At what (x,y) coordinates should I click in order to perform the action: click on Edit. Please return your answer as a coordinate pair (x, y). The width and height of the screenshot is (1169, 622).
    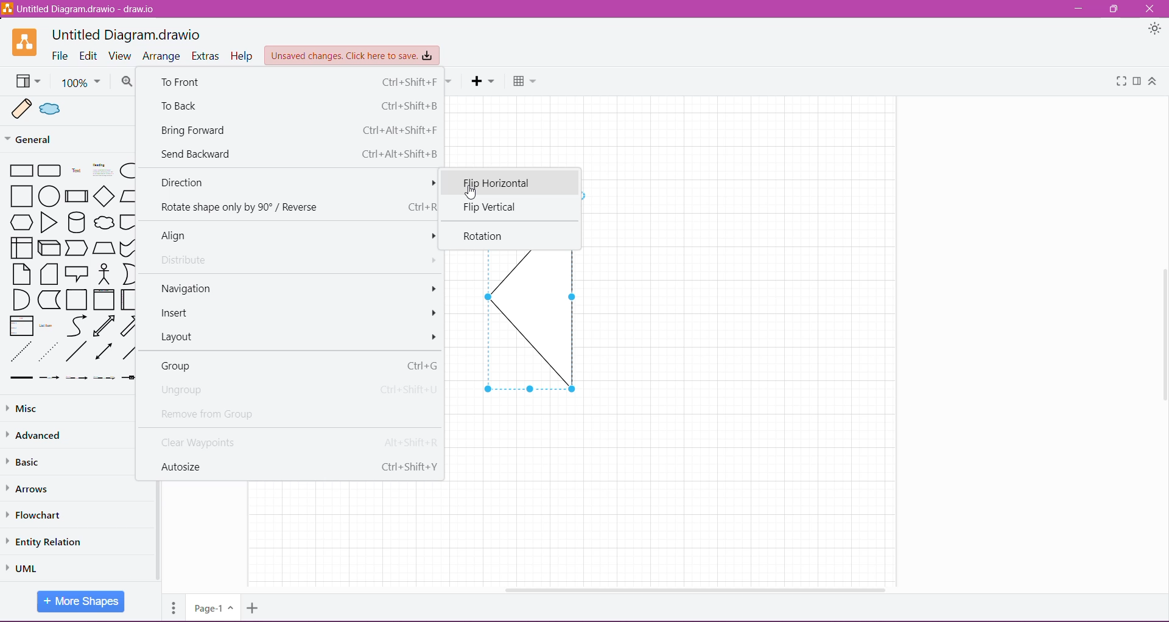
    Looking at the image, I should click on (89, 55).